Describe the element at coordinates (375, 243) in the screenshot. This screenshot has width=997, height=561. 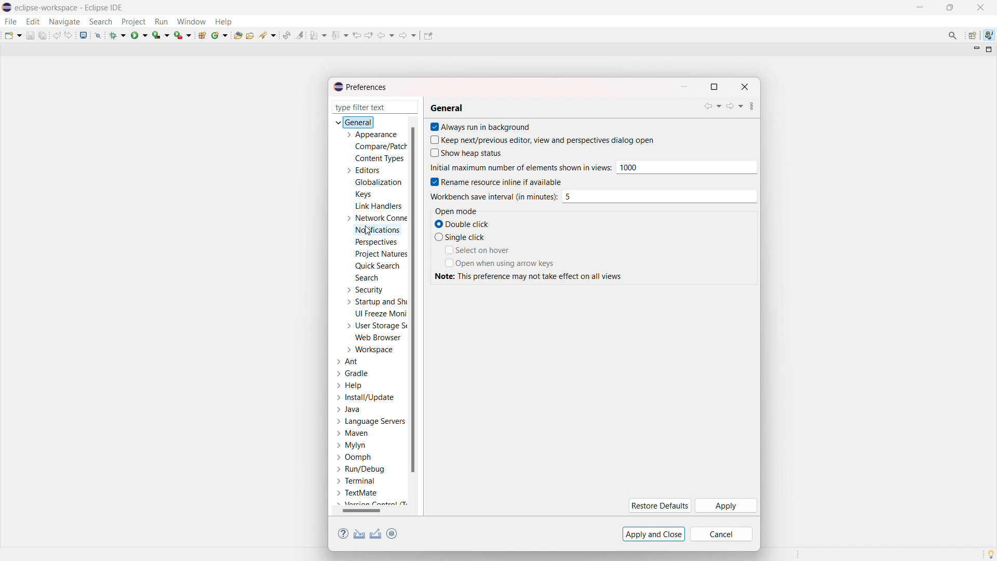
I see `perspectives` at that location.